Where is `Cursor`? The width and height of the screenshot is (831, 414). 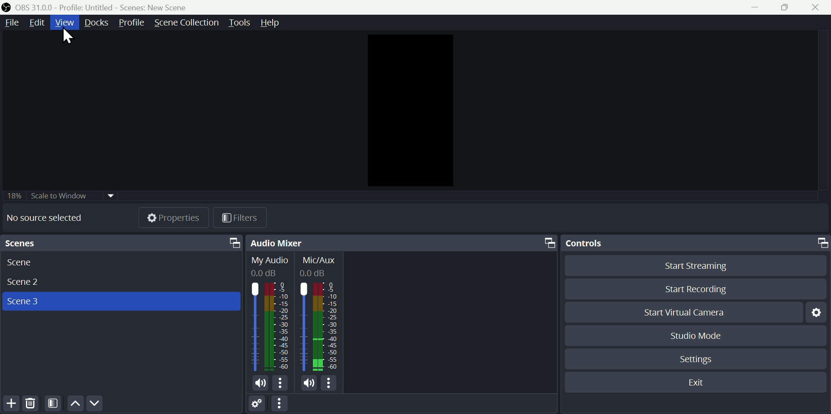 Cursor is located at coordinates (69, 37).